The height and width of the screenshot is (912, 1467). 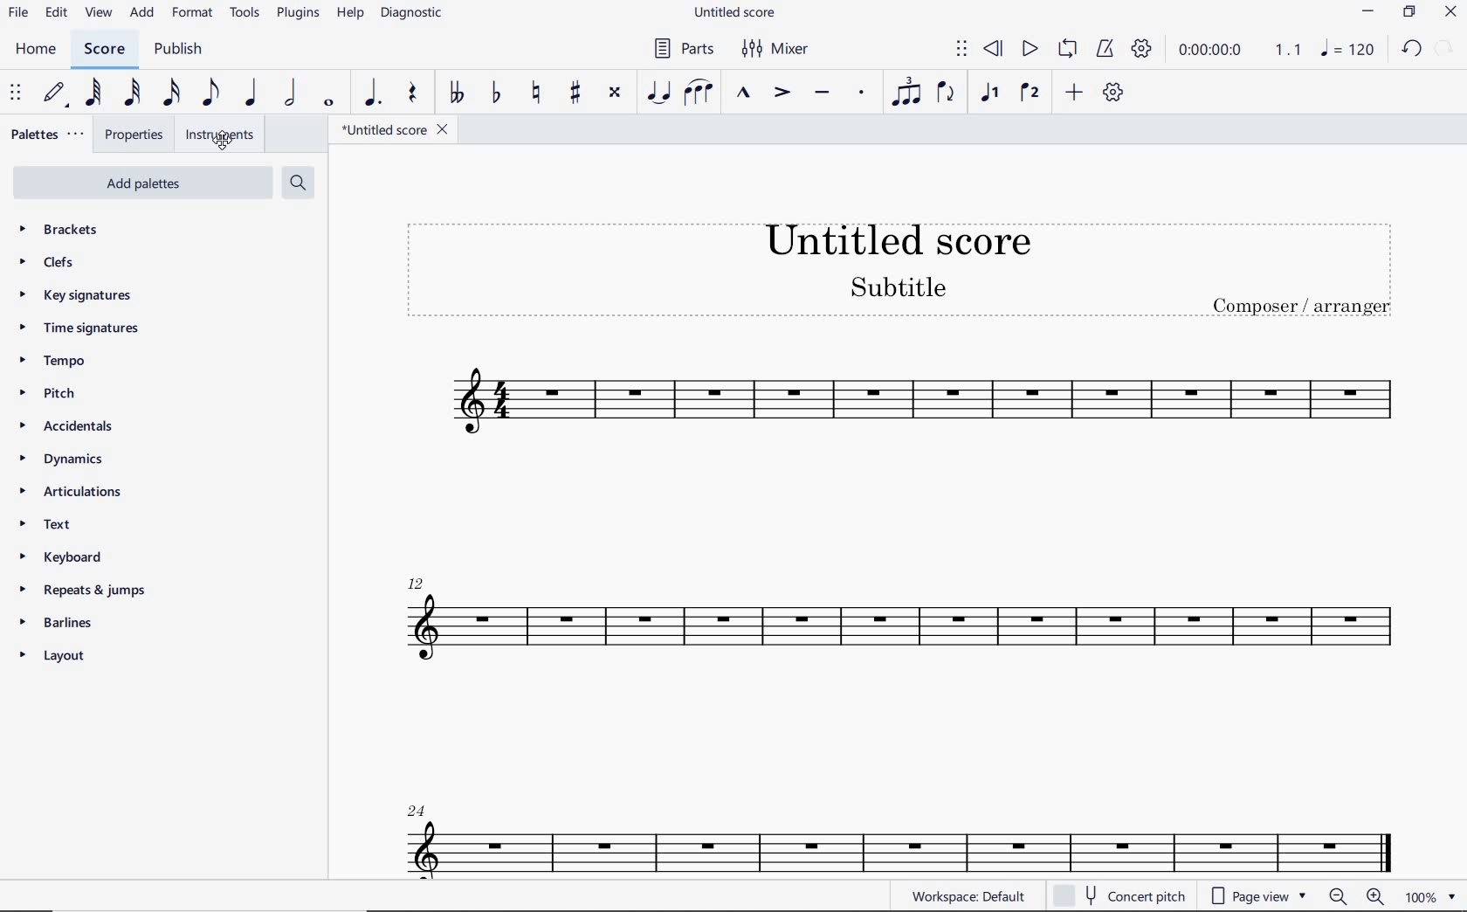 What do you see at coordinates (297, 182) in the screenshot?
I see `search palettes` at bounding box center [297, 182].